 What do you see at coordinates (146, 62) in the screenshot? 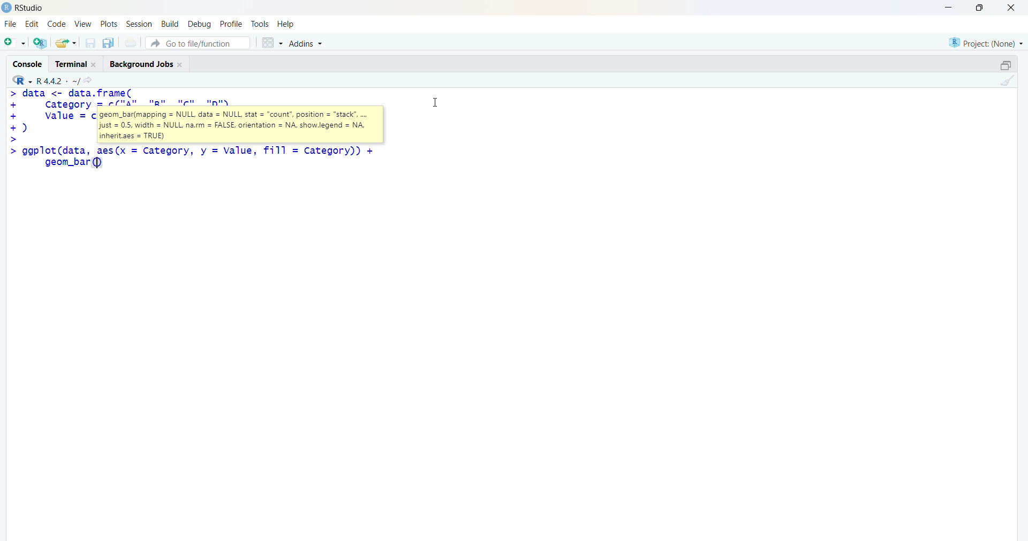
I see `Background Jobs` at bounding box center [146, 62].